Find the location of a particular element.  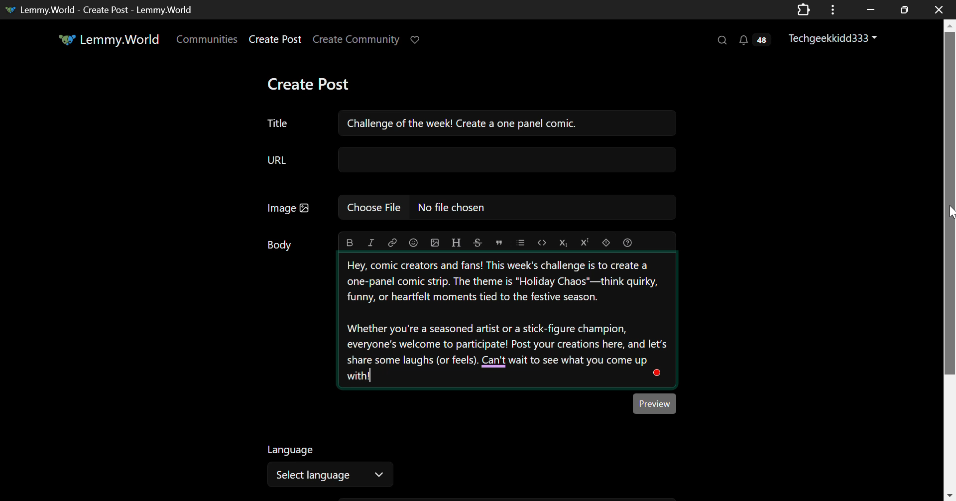

Lemmy.World is located at coordinates (109, 41).